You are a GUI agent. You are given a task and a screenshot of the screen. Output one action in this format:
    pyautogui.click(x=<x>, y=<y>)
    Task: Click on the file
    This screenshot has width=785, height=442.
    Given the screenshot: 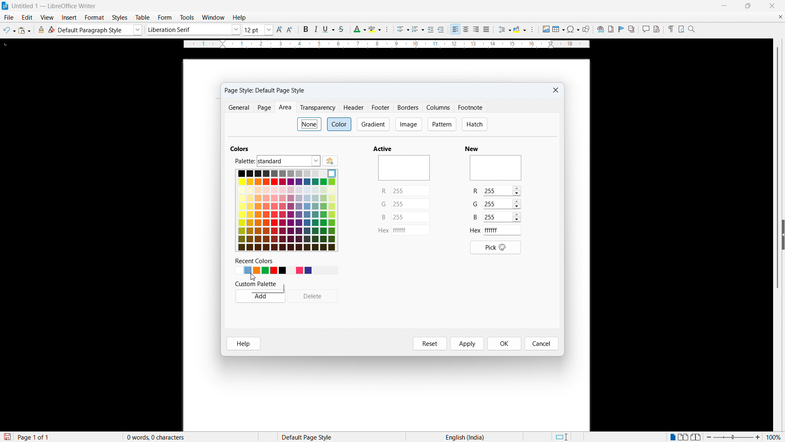 What is the action you would take?
    pyautogui.click(x=8, y=17)
    